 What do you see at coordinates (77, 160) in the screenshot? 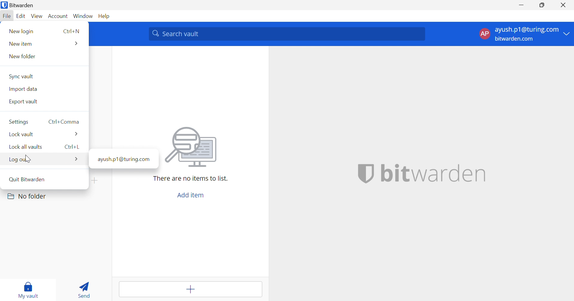
I see `More` at bounding box center [77, 160].